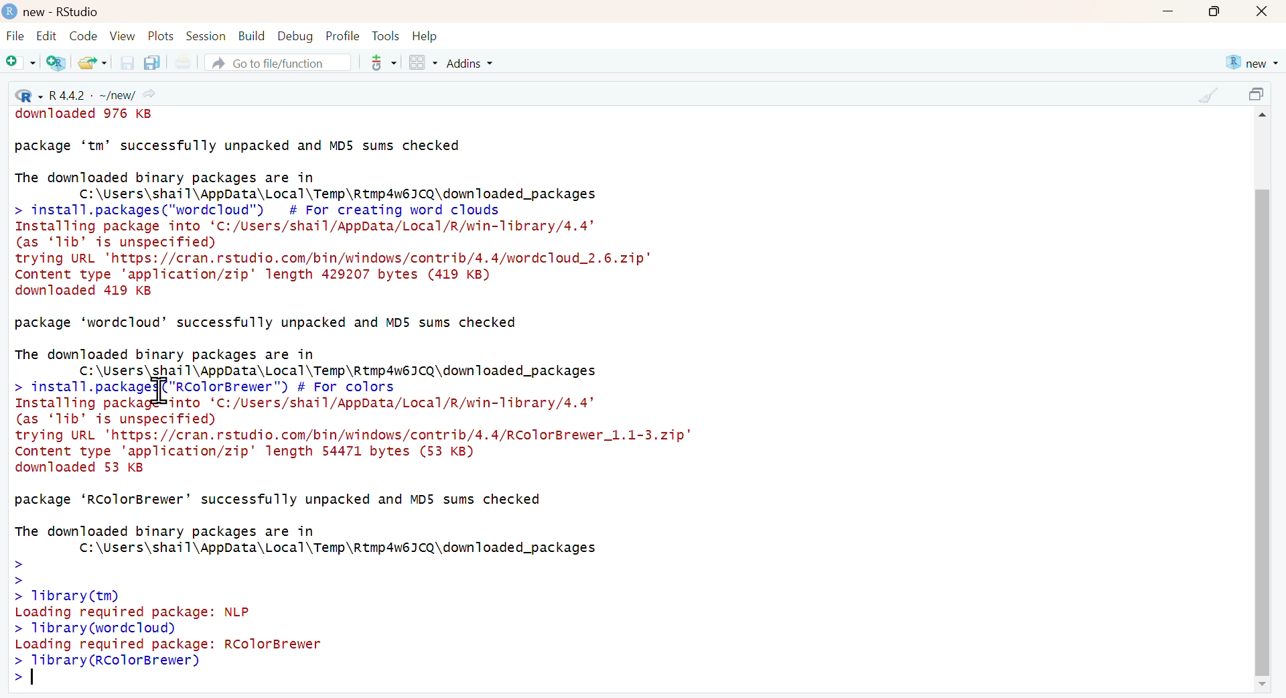 The image size is (1286, 698). Describe the element at coordinates (239, 145) in the screenshot. I see `package ‘tm’ successfully unpacked and MD5 sums checked` at that location.